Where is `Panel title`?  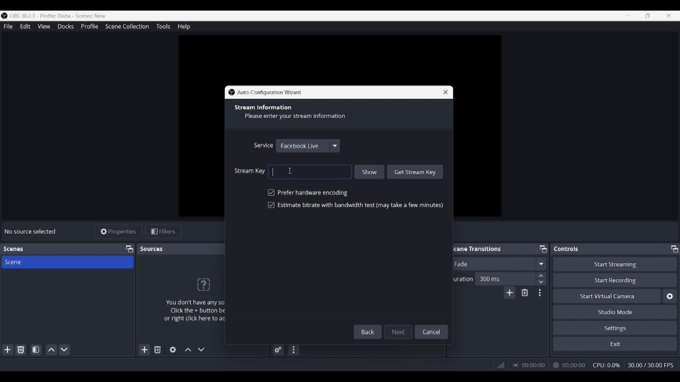
Panel title is located at coordinates (152, 249).